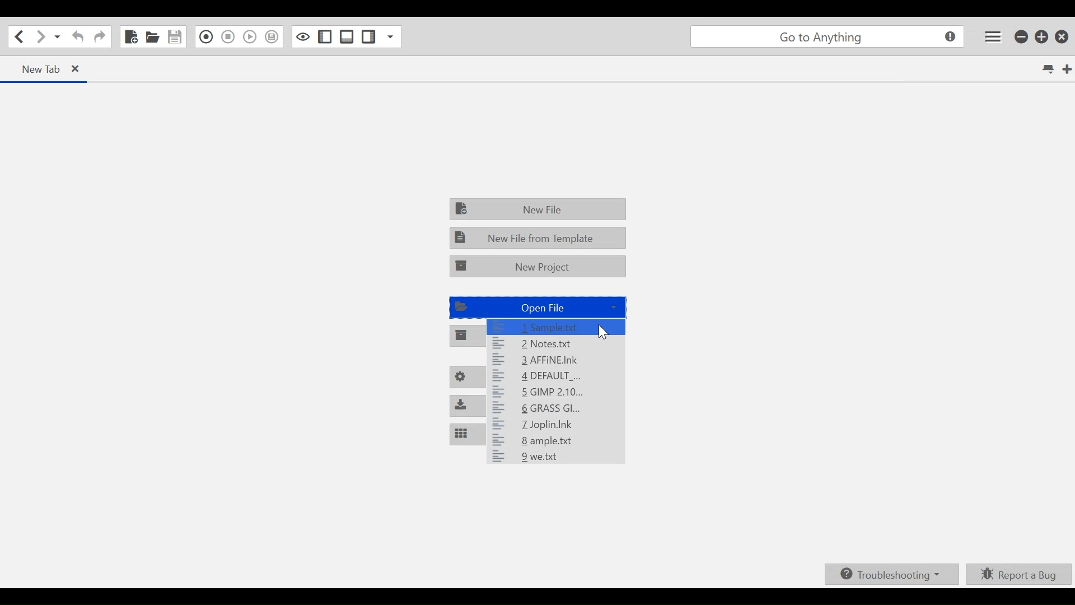 This screenshot has height=605, width=1075. Describe the element at coordinates (1062, 37) in the screenshot. I see `Close` at that location.